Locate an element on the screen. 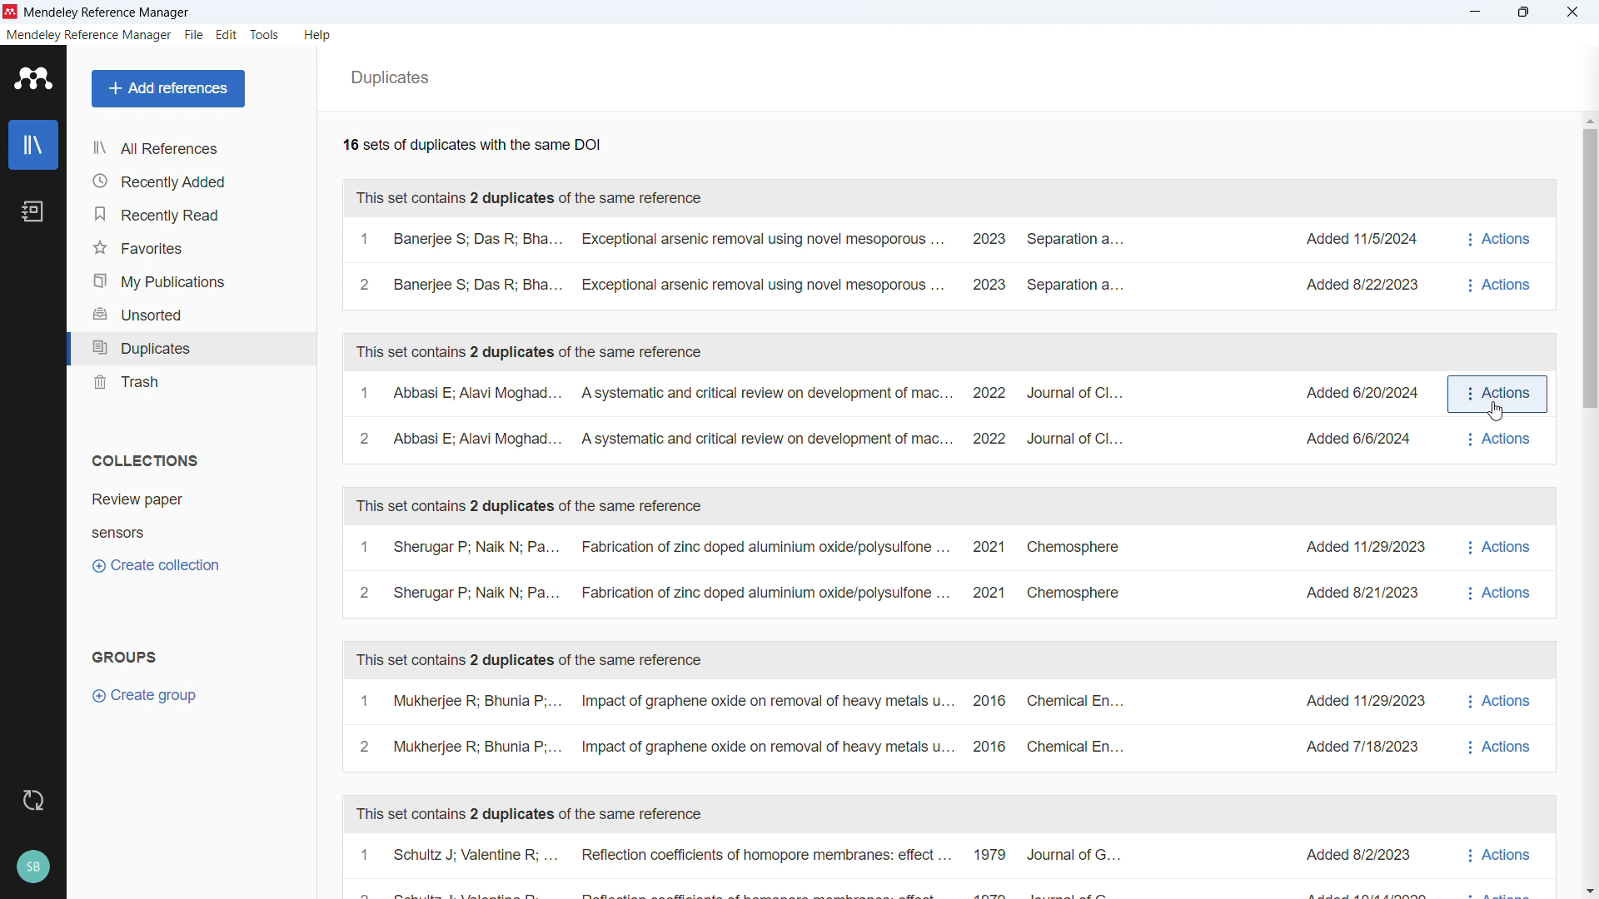  close  is located at coordinates (1572, 12).